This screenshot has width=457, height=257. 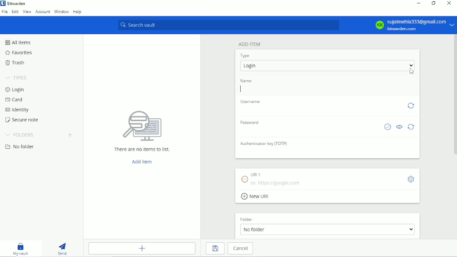 I want to click on Search vault, so click(x=228, y=26).